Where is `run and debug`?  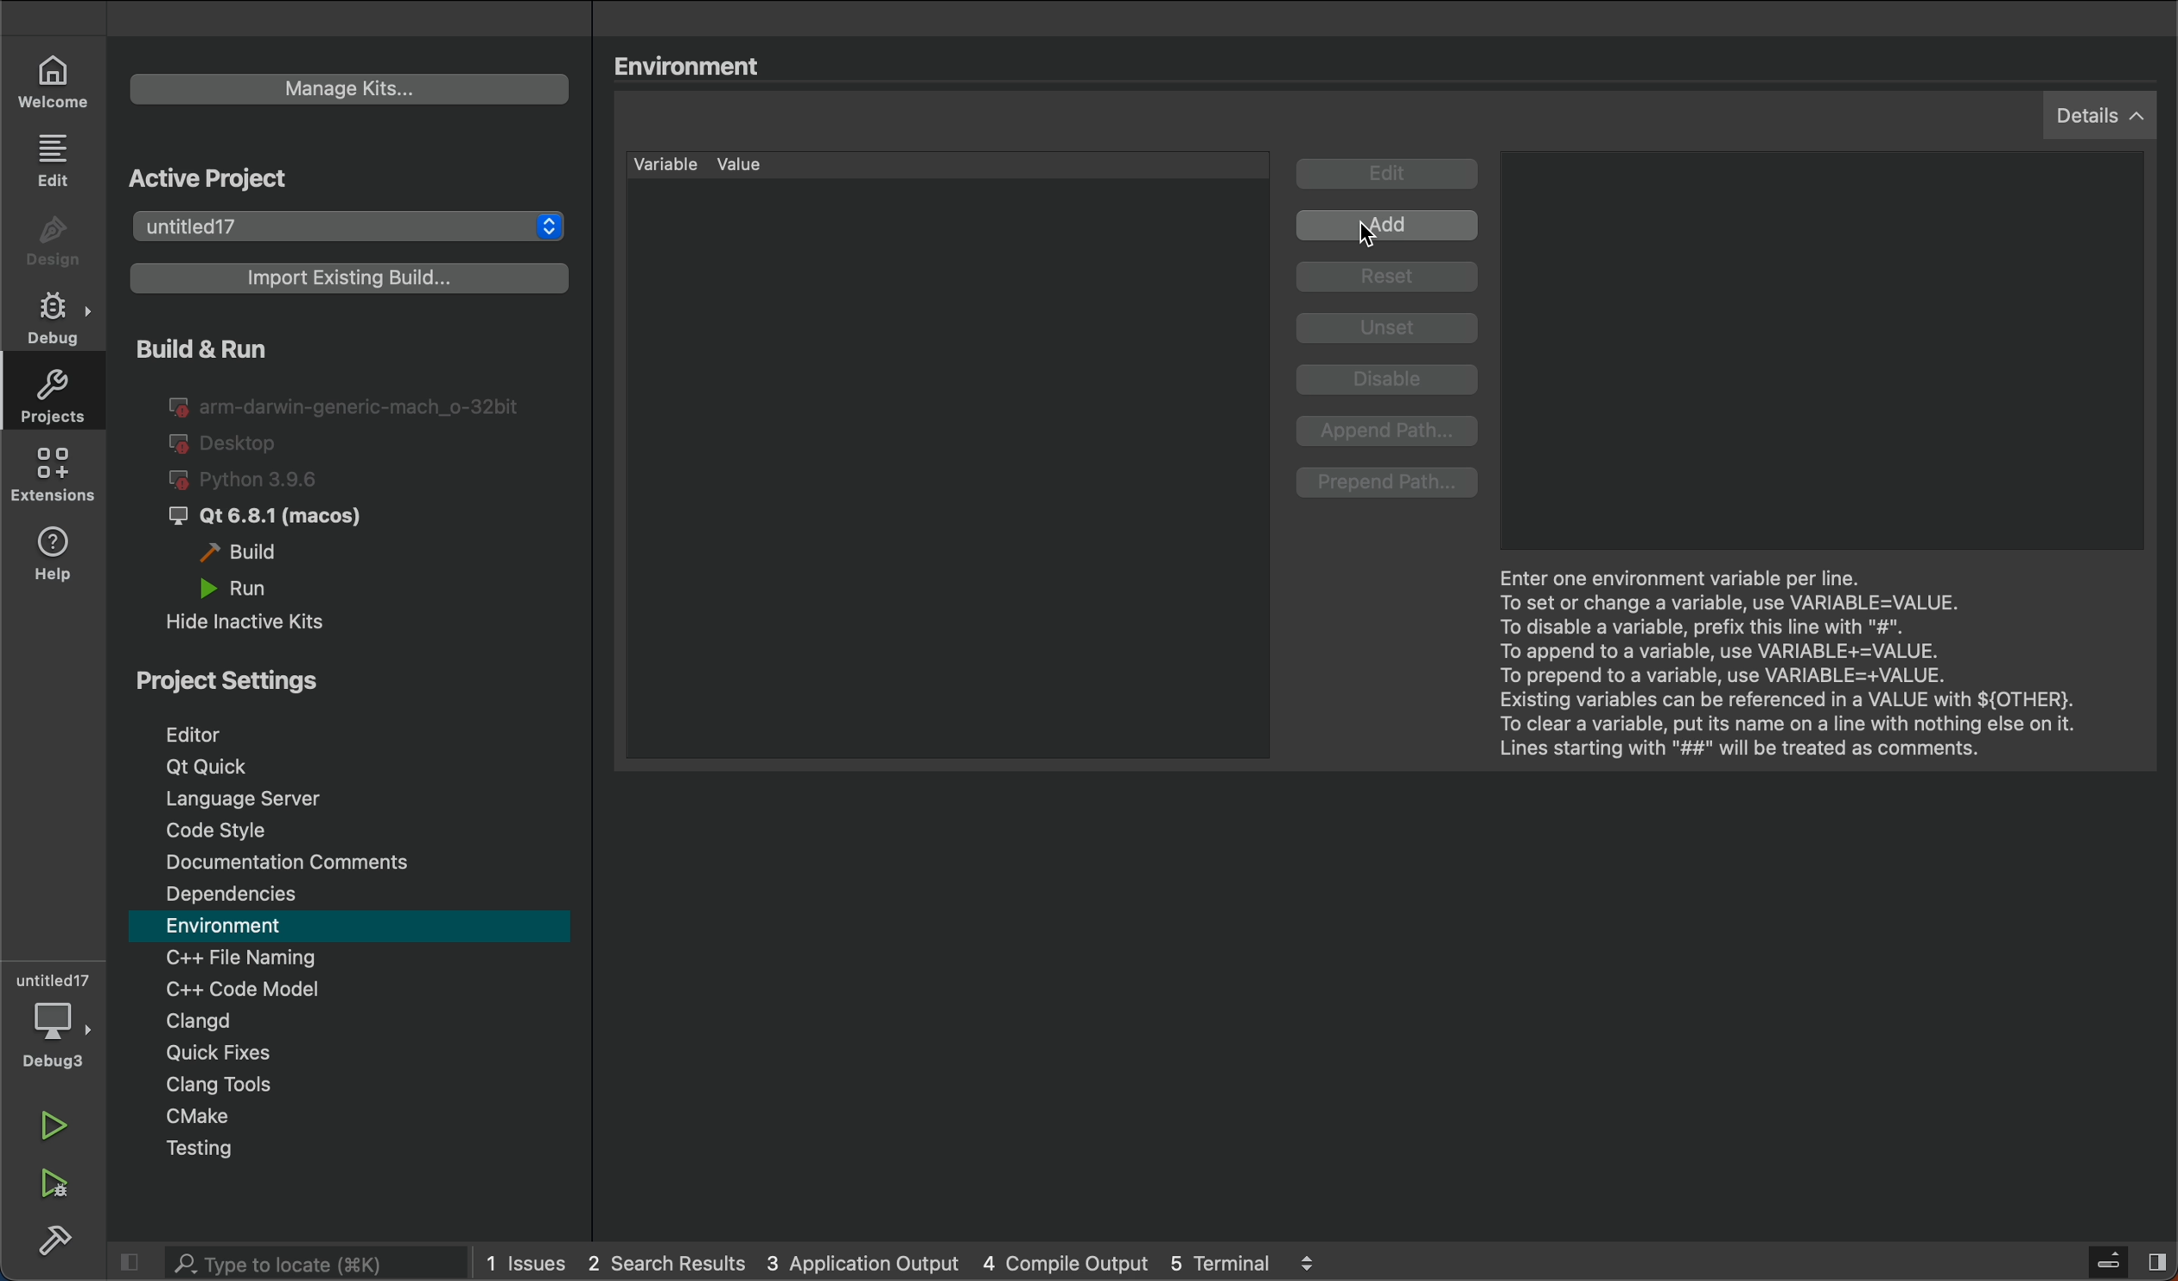 run and debug is located at coordinates (60, 1186).